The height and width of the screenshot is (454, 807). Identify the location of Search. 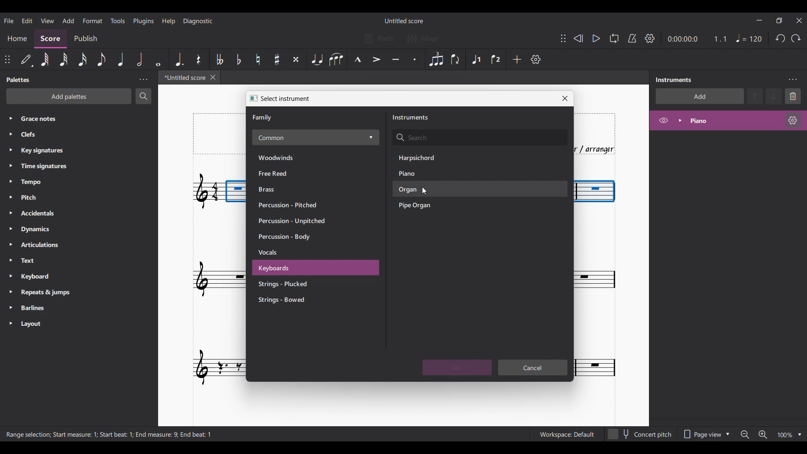
(143, 96).